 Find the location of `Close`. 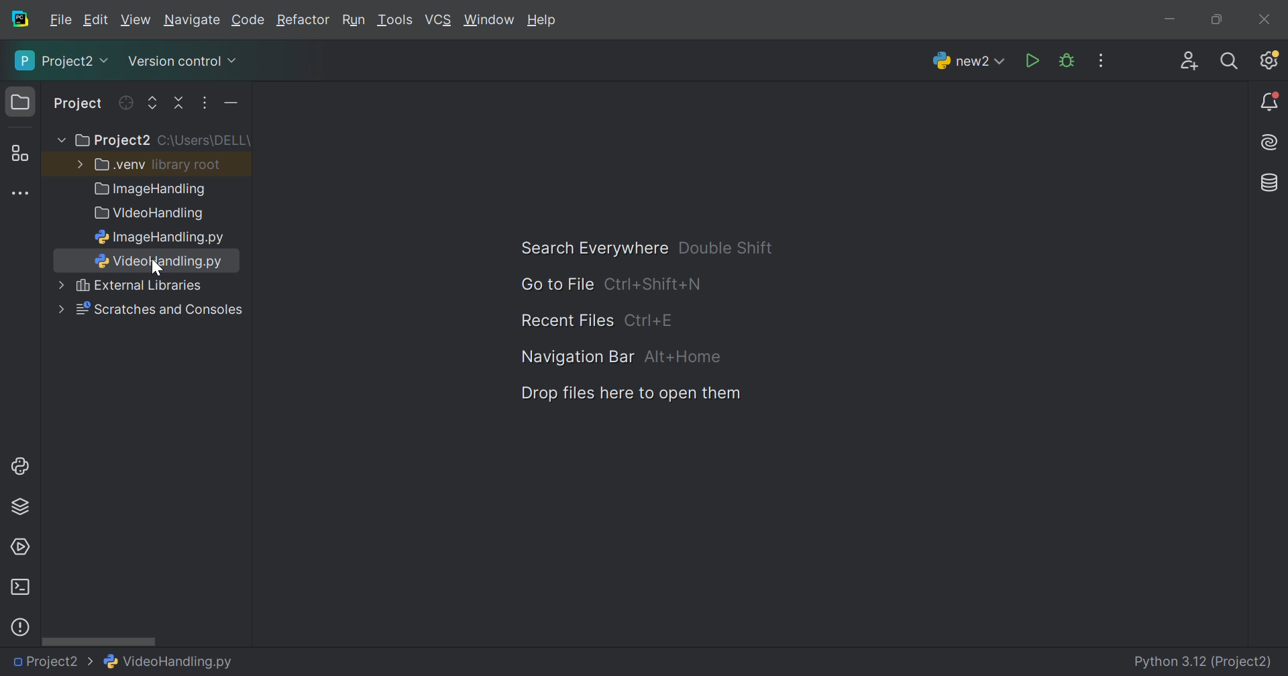

Close is located at coordinates (1265, 19).